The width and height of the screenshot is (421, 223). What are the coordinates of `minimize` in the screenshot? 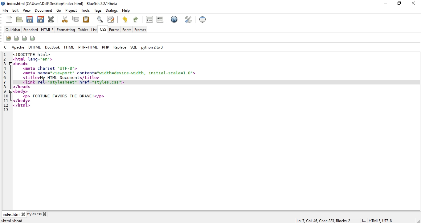 It's located at (384, 3).